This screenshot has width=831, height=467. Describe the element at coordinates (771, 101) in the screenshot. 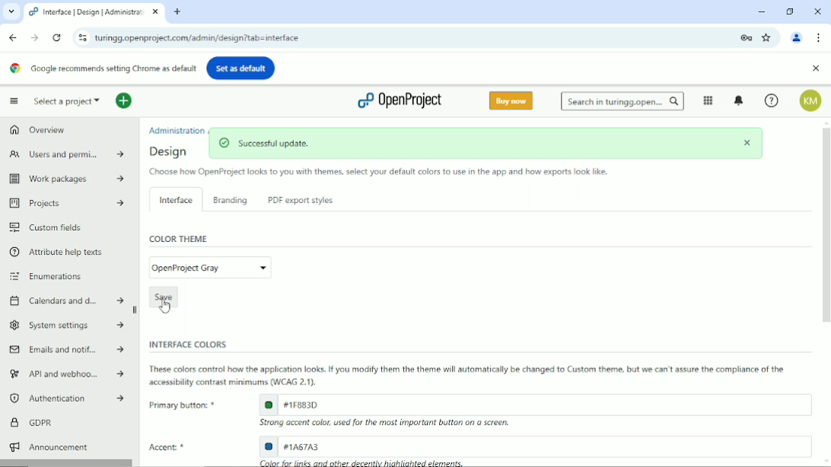

I see `Help` at that location.